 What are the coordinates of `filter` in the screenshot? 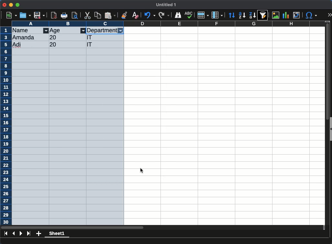 It's located at (121, 31).